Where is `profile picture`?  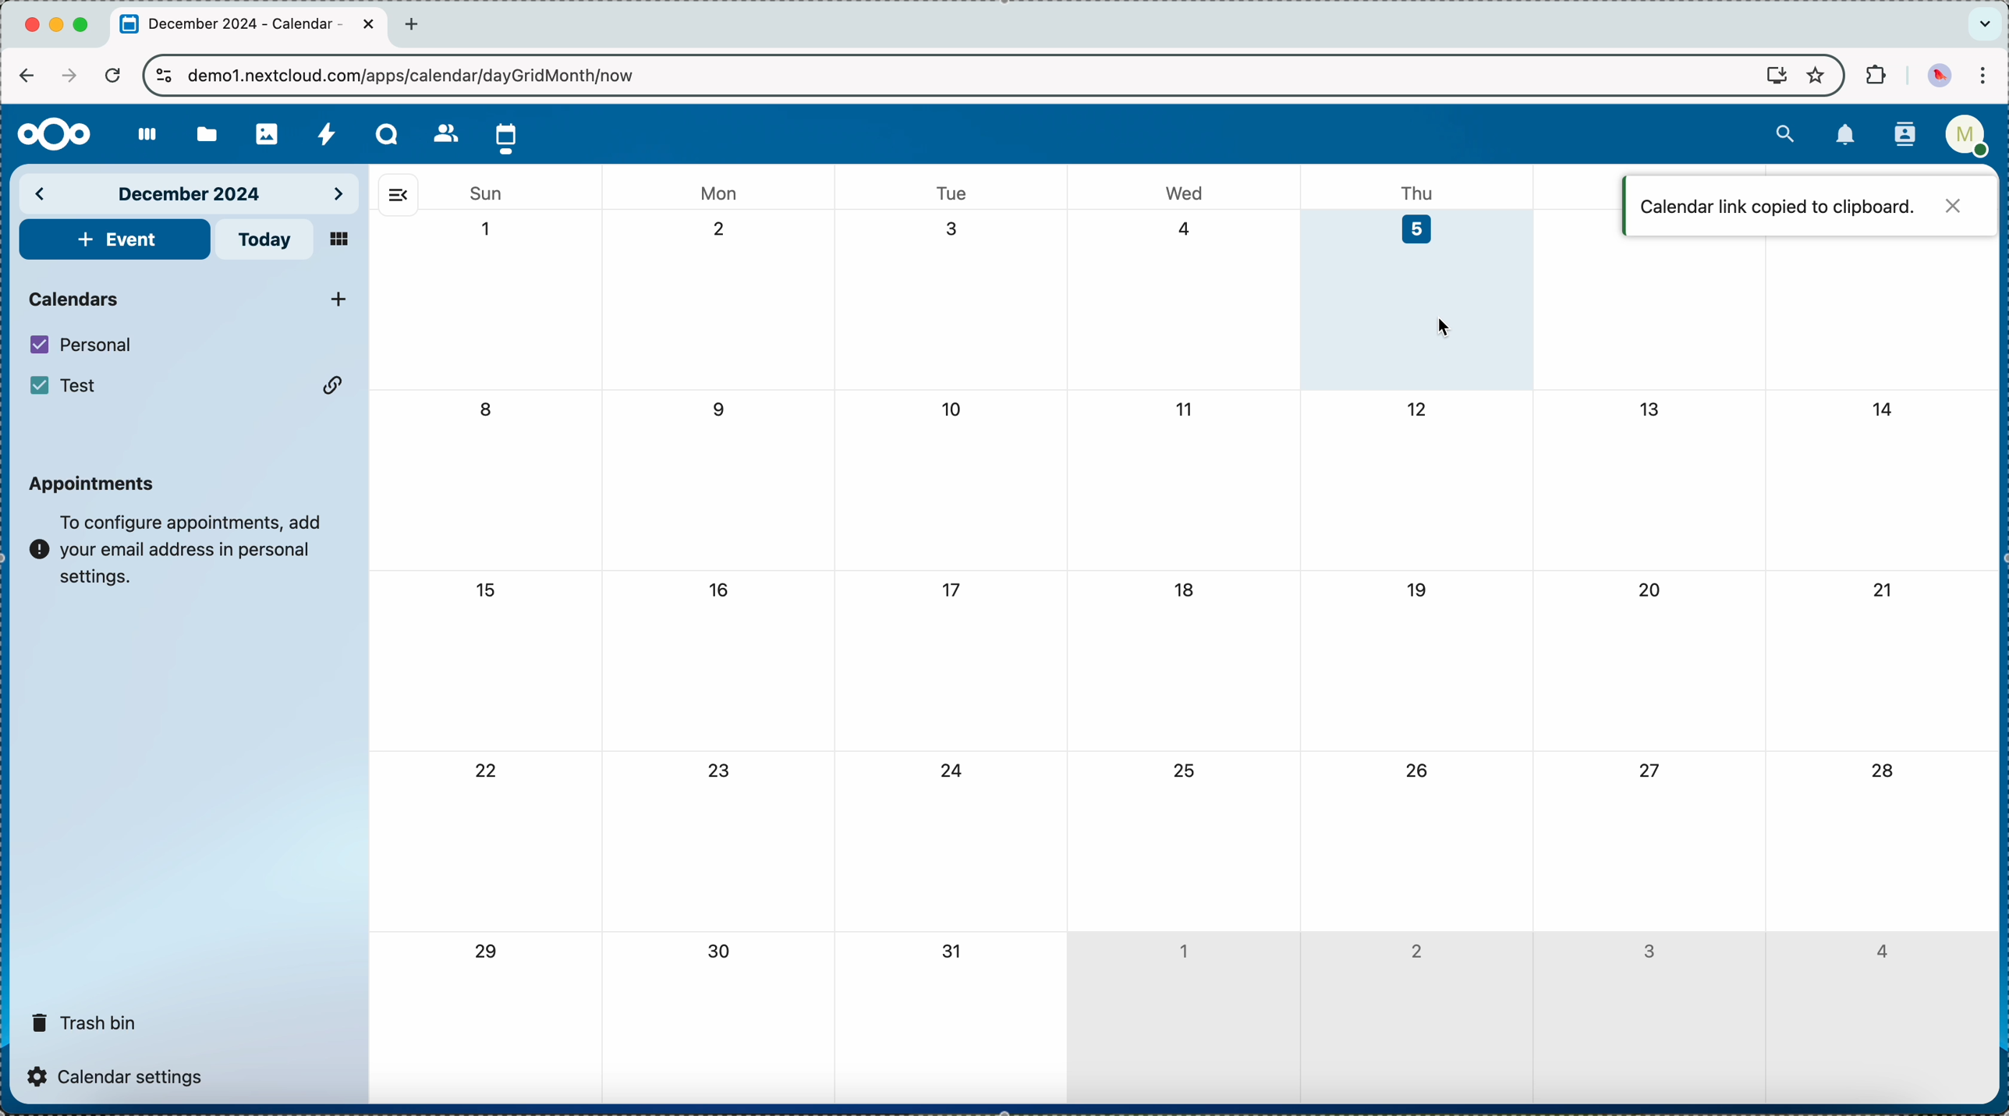
profile picture is located at coordinates (1939, 75).